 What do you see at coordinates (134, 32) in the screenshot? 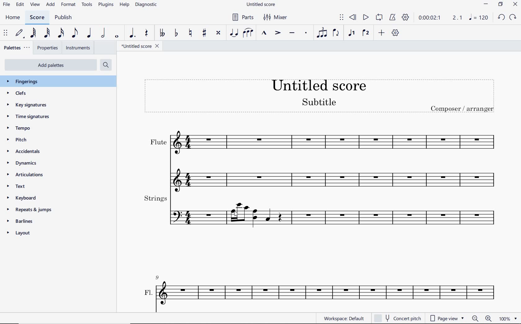
I see `augmentation dot` at bounding box center [134, 32].